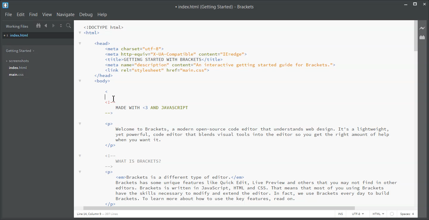 The width and height of the screenshot is (429, 220). Describe the element at coordinates (102, 15) in the screenshot. I see `Help` at that location.